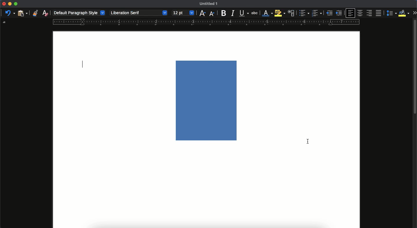  I want to click on close, so click(3, 3).